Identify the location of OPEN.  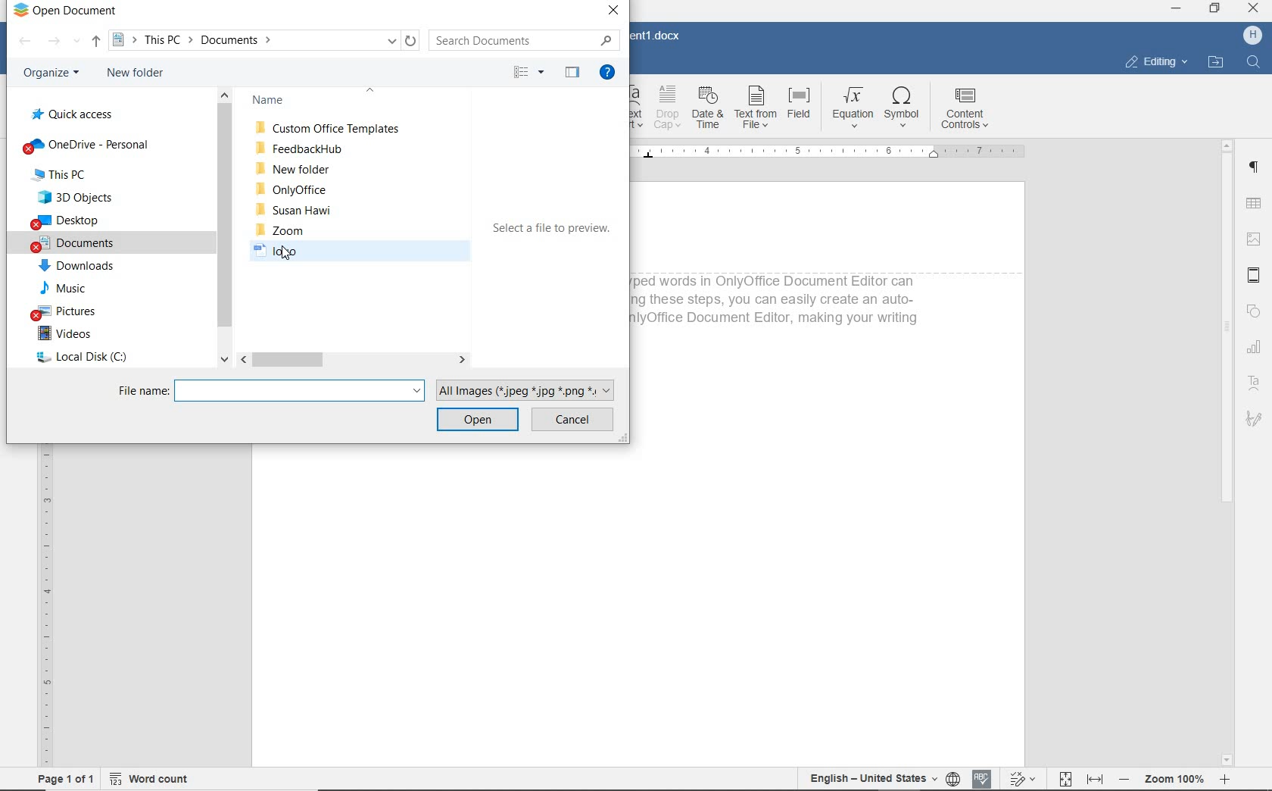
(479, 421).